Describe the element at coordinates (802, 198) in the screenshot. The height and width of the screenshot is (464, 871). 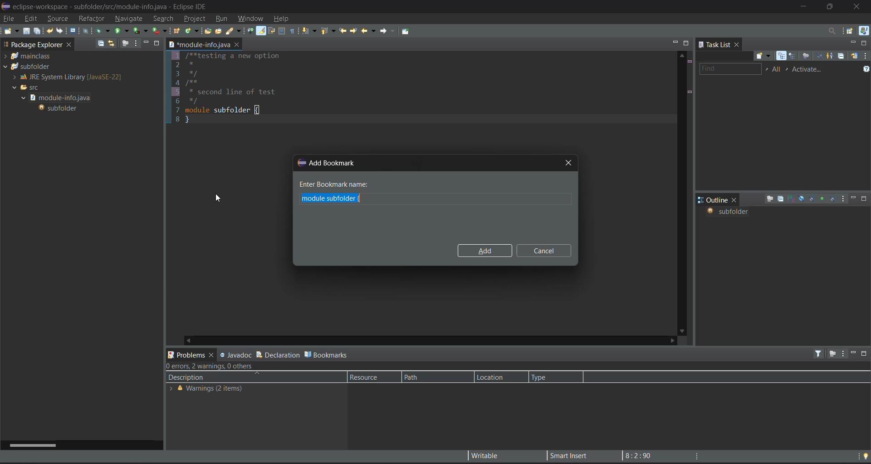
I see `hide fields` at that location.